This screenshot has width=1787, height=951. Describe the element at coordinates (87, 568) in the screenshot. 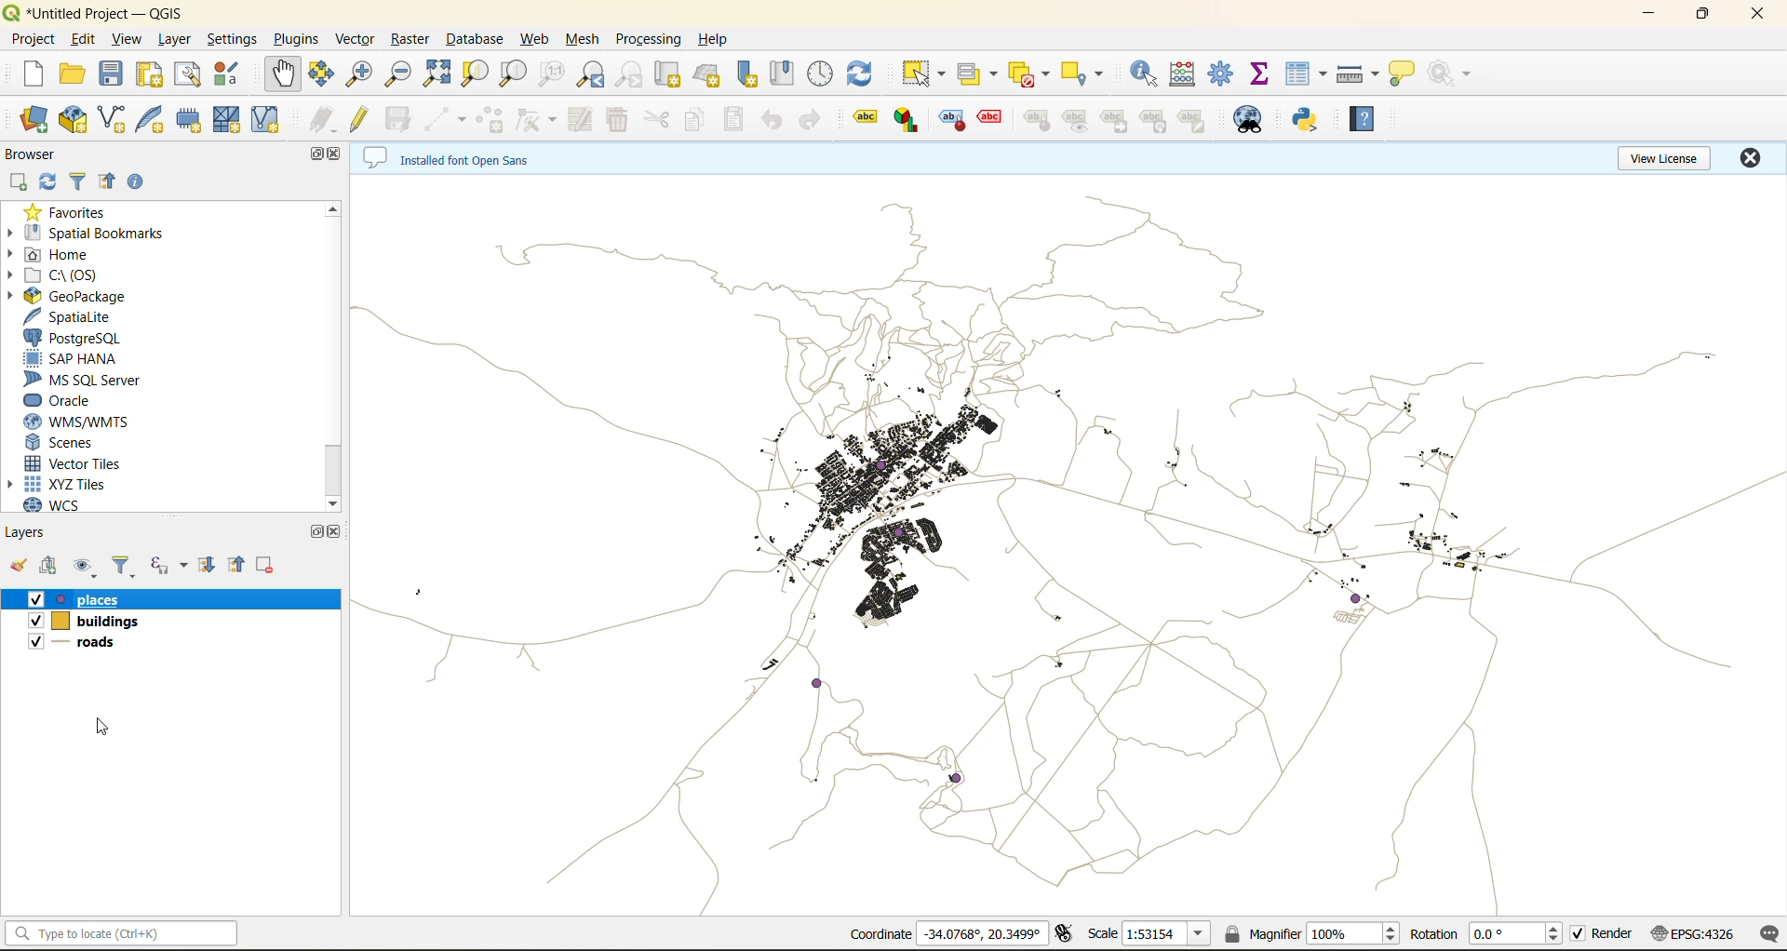

I see `manage map` at that location.